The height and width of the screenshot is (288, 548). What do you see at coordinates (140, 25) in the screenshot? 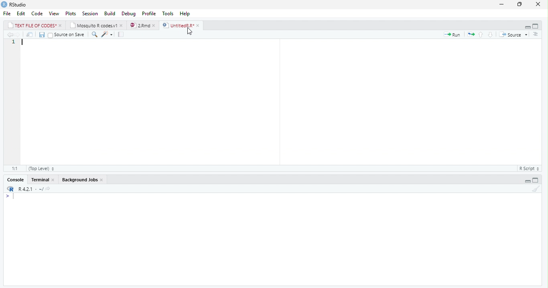
I see `2.Rmd` at bounding box center [140, 25].